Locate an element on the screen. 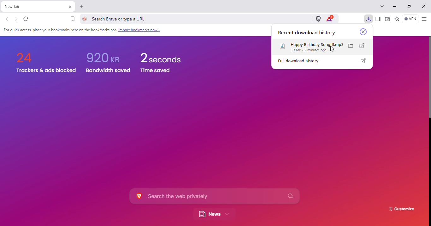 This screenshot has height=226, width=431. close tab is located at coordinates (70, 7).